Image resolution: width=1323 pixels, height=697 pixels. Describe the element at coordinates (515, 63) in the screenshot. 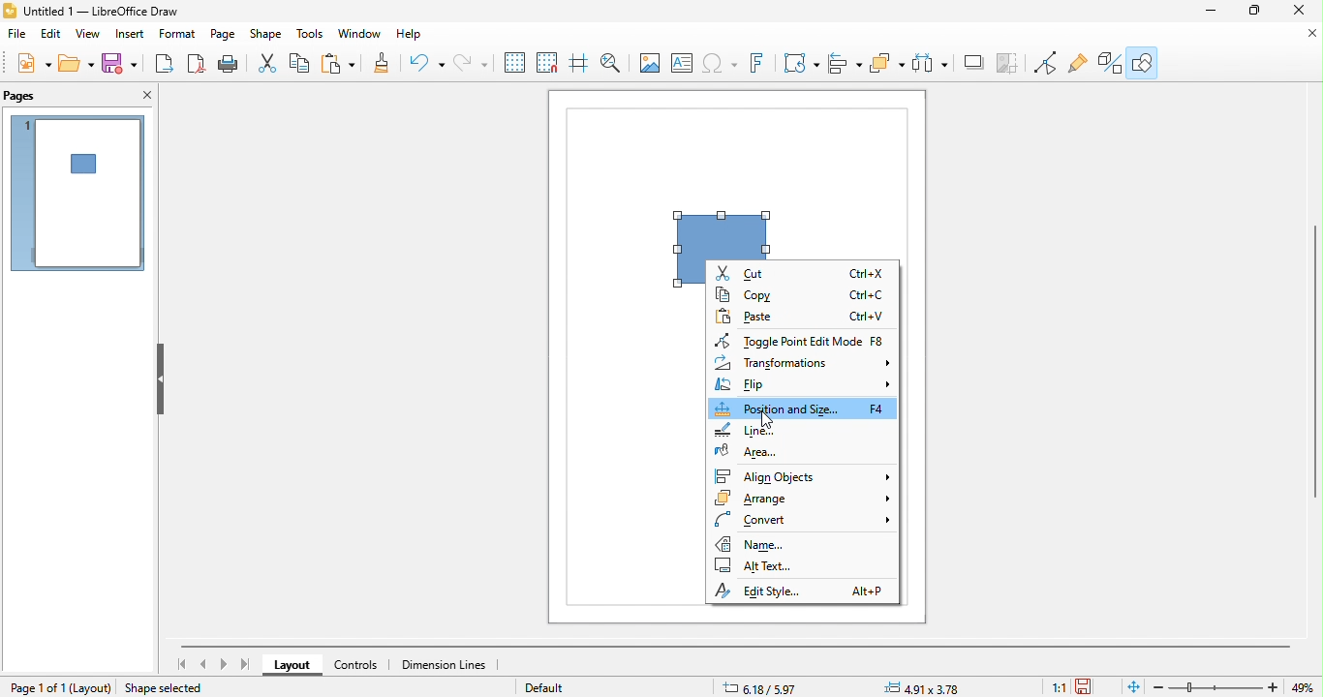

I see `display grid` at that location.